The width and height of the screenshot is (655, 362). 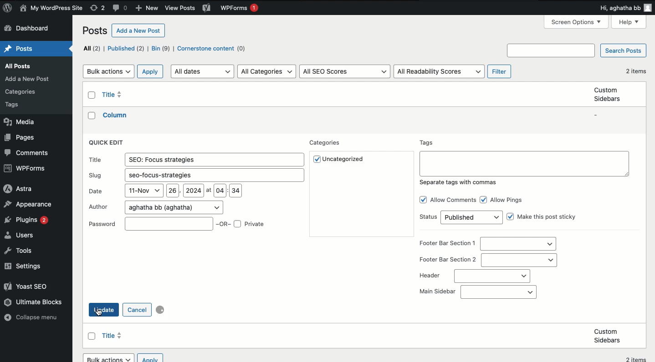 What do you see at coordinates (267, 71) in the screenshot?
I see `All categories` at bounding box center [267, 71].